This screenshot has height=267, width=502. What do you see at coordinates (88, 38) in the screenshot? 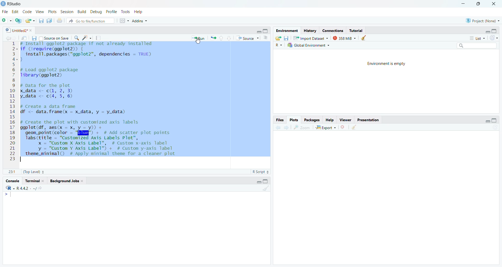
I see `spark` at bounding box center [88, 38].